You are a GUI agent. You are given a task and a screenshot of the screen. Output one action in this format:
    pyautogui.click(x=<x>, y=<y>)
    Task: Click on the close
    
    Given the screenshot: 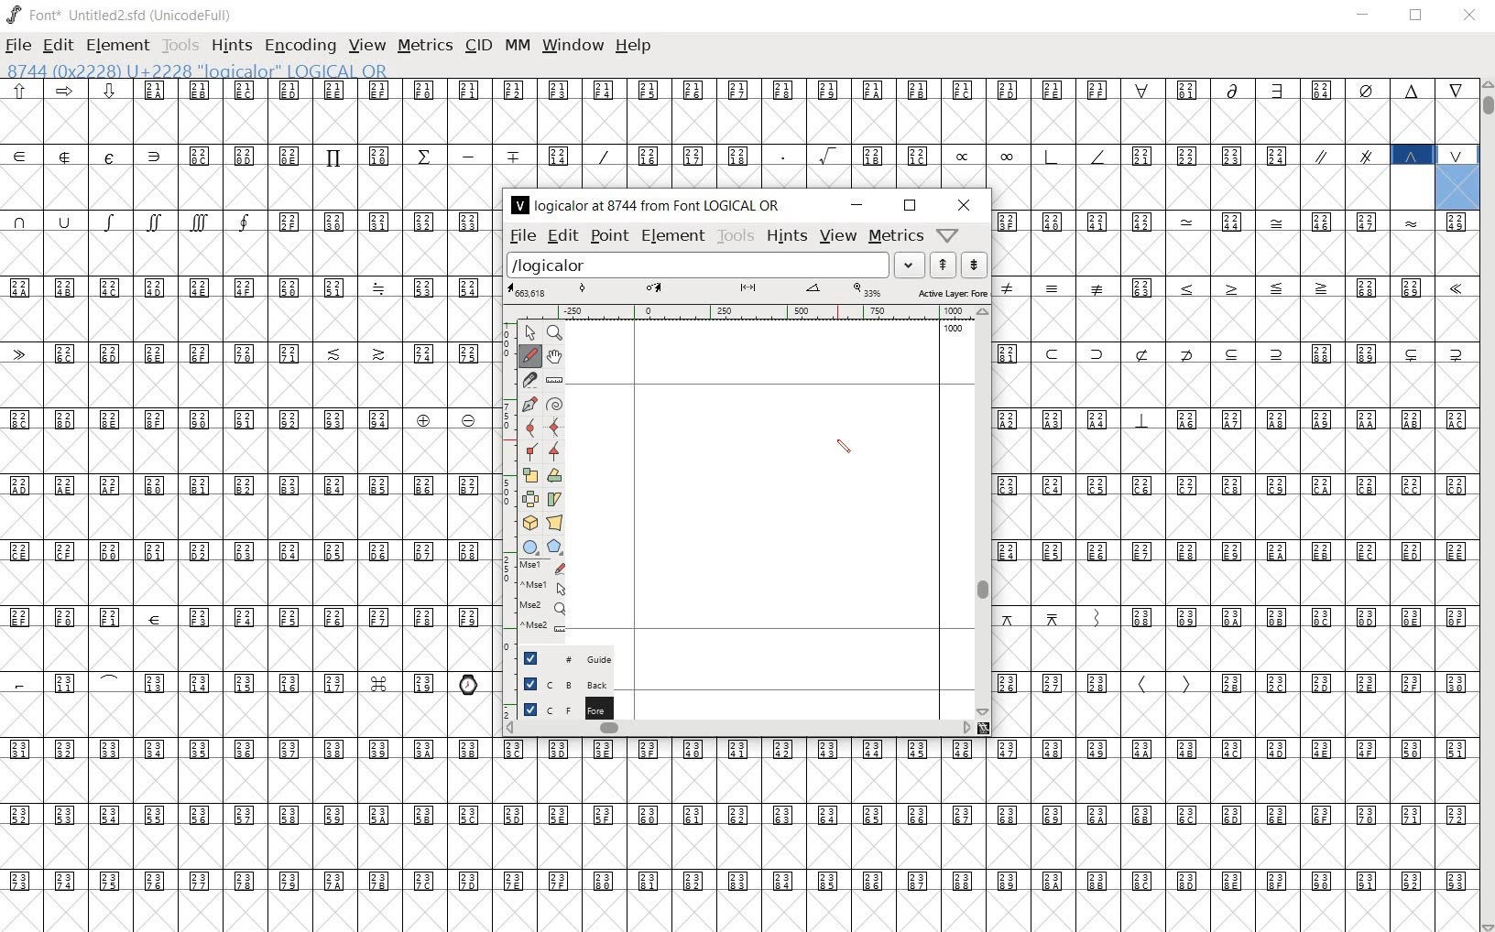 What is the action you would take?
    pyautogui.click(x=1469, y=16)
    